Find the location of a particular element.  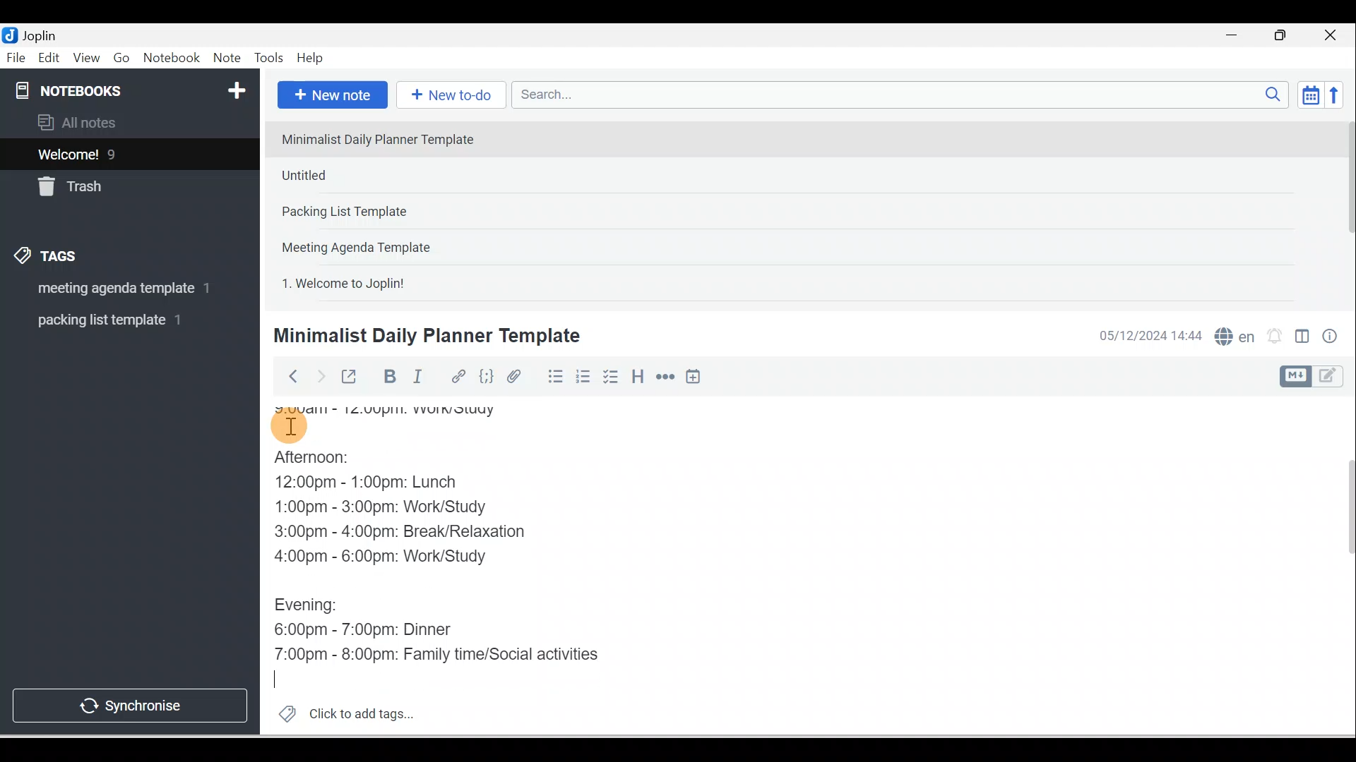

Search bar is located at coordinates (905, 95).